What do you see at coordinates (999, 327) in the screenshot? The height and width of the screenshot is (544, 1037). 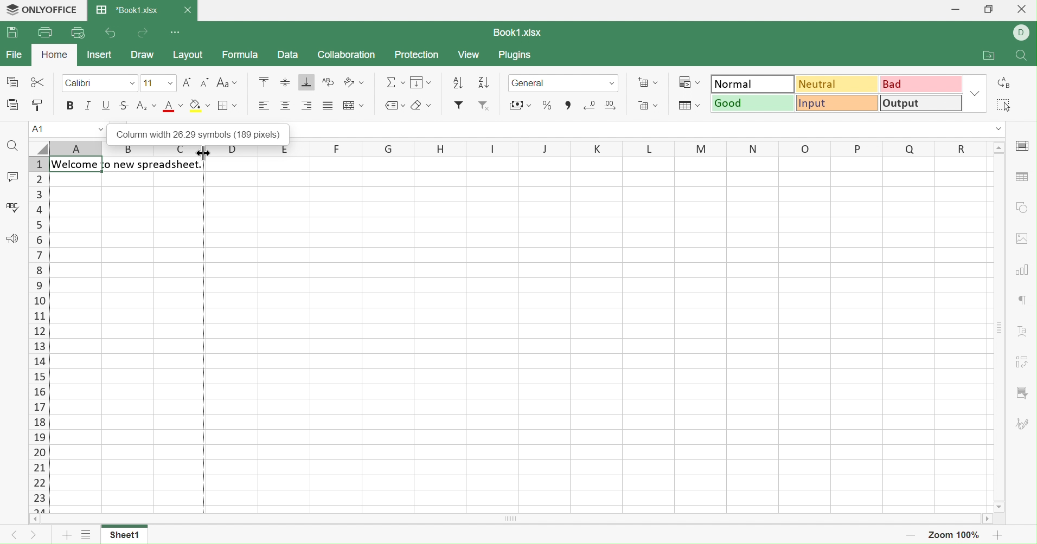 I see `Scroll Bar` at bounding box center [999, 327].